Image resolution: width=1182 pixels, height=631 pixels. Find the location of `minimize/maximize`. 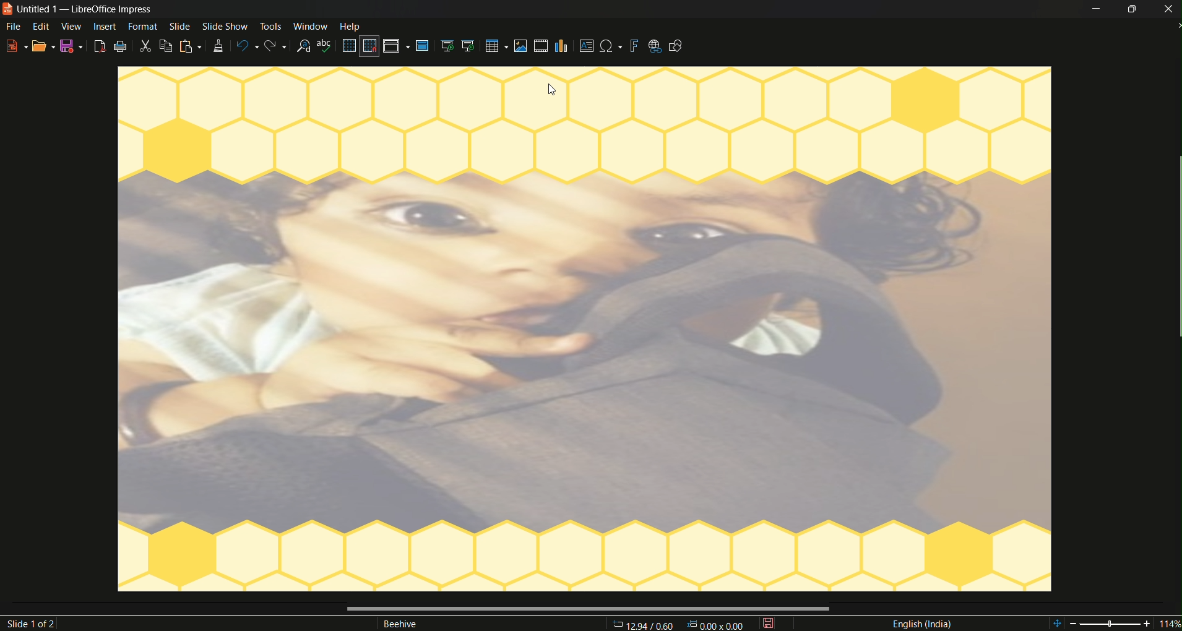

minimize/maximize is located at coordinates (1133, 9).